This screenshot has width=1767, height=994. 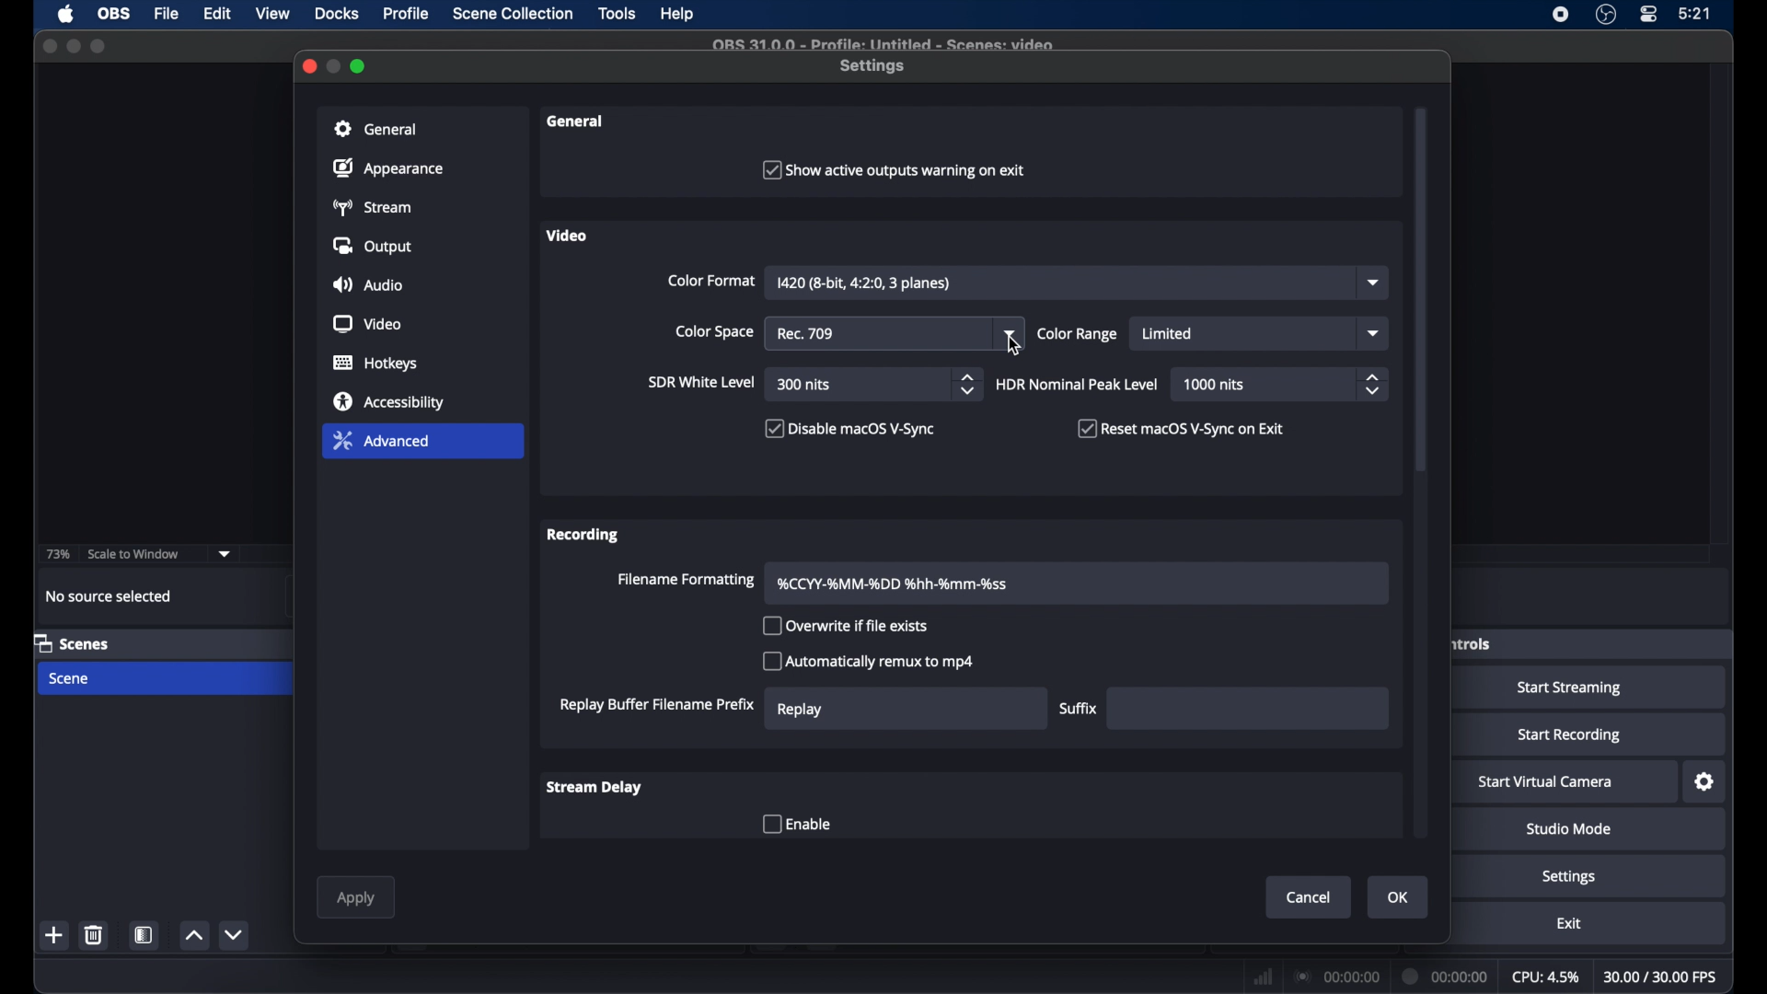 What do you see at coordinates (891, 584) in the screenshot?
I see `filename` at bounding box center [891, 584].